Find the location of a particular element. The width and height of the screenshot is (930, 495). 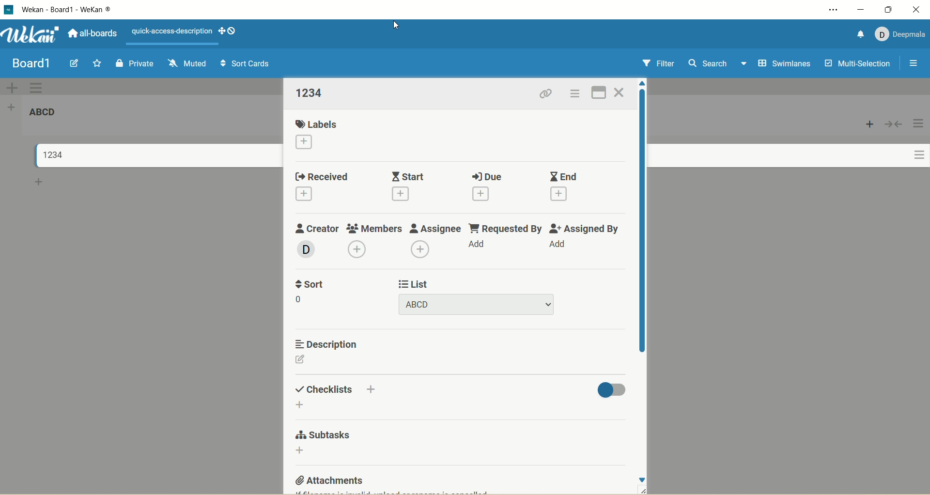

member is located at coordinates (304, 250).